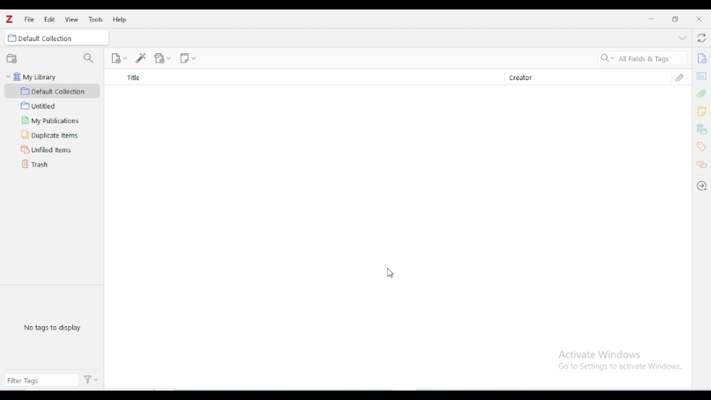 The image size is (711, 400). Describe the element at coordinates (303, 77) in the screenshot. I see `title` at that location.